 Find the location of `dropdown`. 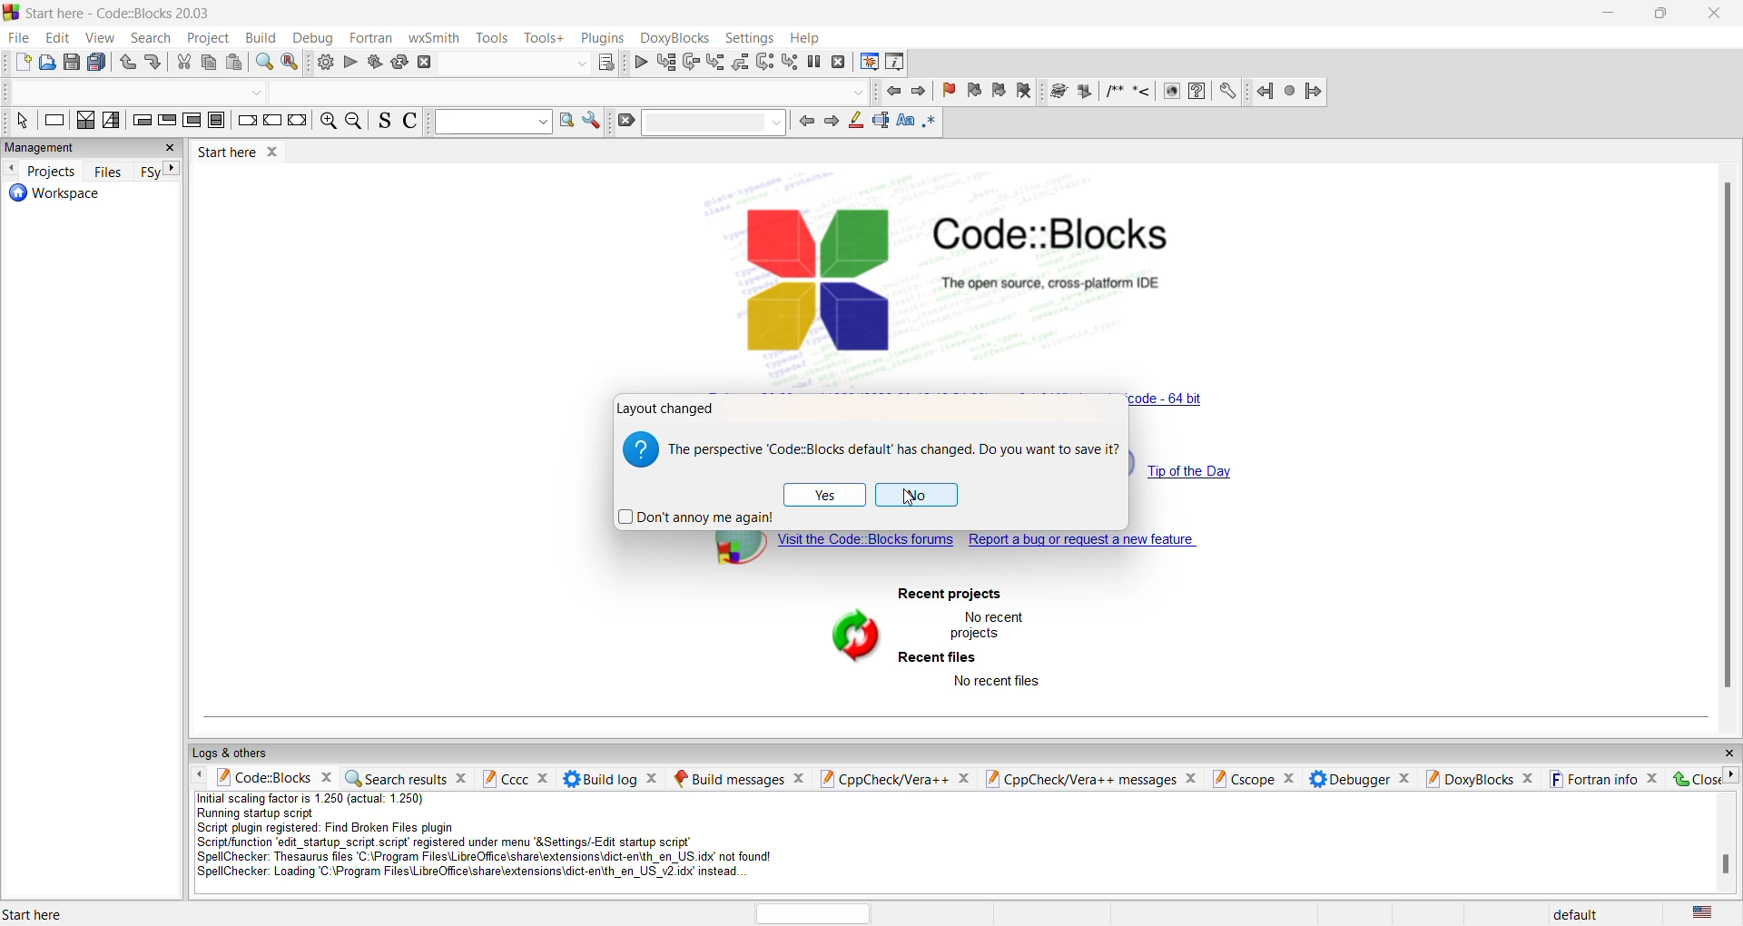

dropdown is located at coordinates (494, 122).